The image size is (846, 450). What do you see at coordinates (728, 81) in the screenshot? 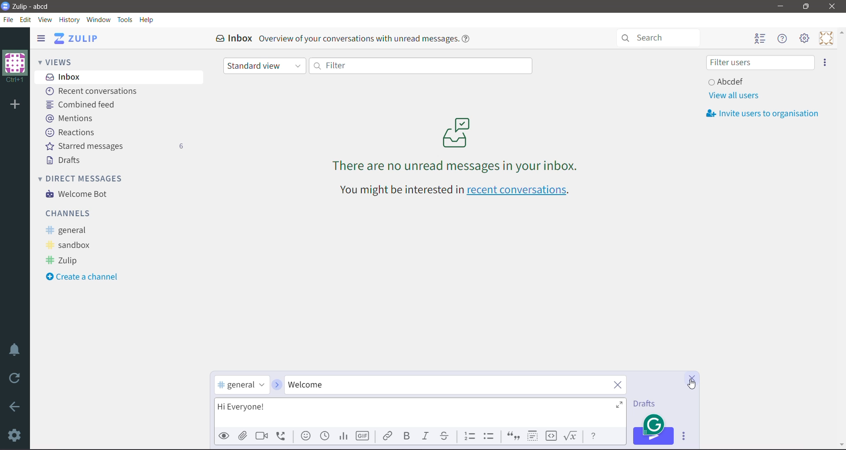
I see `User and Status` at bounding box center [728, 81].